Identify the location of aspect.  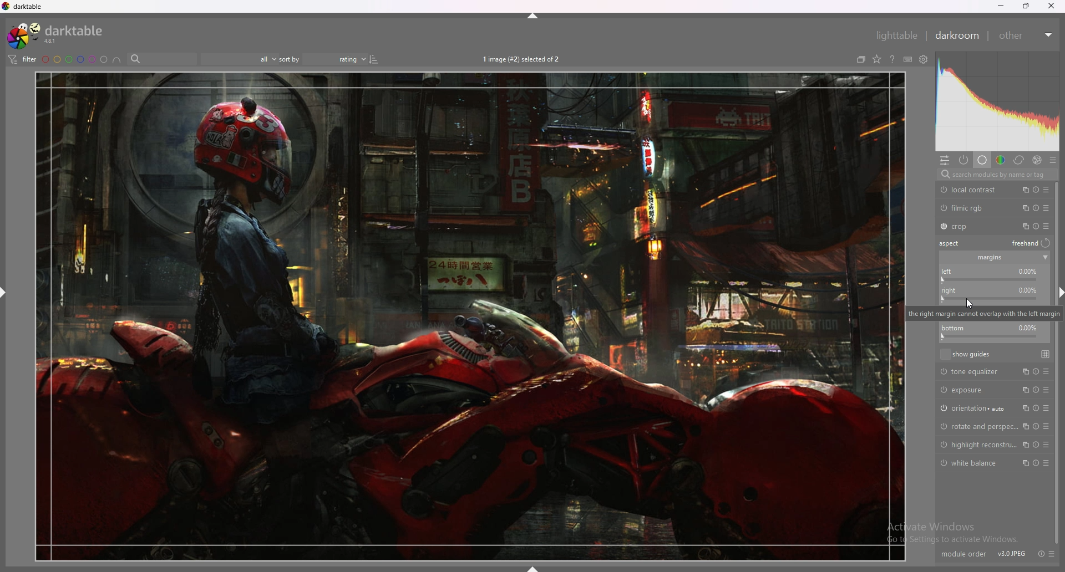
(952, 243).